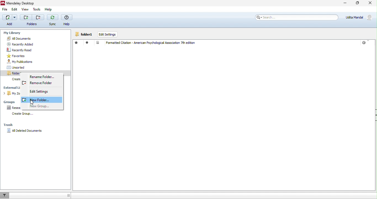  Describe the element at coordinates (85, 34) in the screenshot. I see `folder1` at that location.